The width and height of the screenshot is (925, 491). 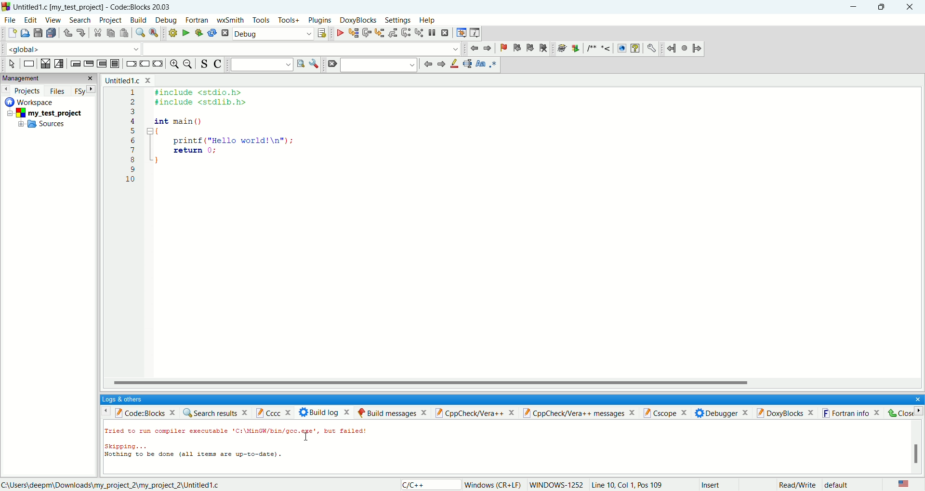 What do you see at coordinates (338, 33) in the screenshot?
I see `debug` at bounding box center [338, 33].